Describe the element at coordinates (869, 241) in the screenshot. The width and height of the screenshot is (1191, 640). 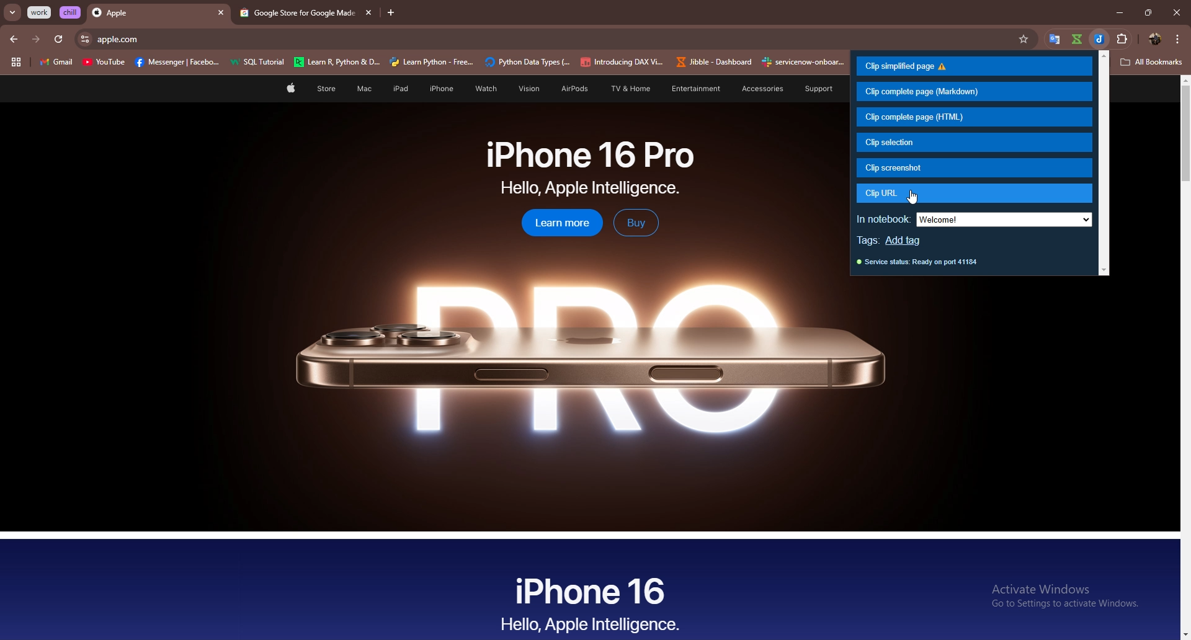
I see `tags` at that location.